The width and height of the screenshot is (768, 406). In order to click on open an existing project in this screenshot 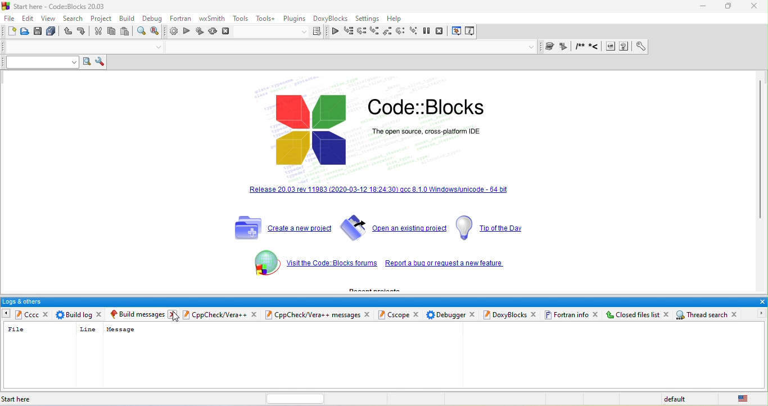, I will do `click(393, 227)`.